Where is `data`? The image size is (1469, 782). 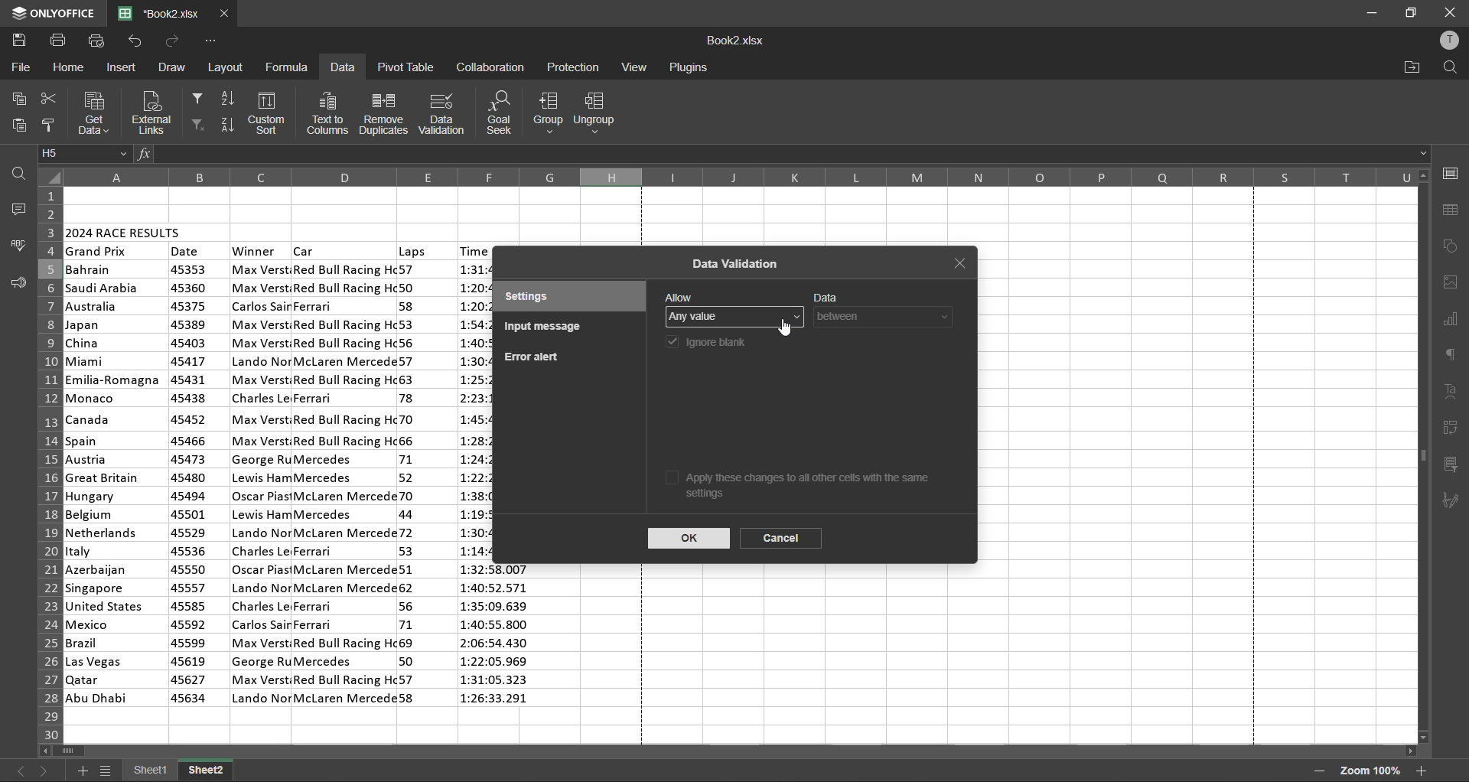 data is located at coordinates (342, 69).